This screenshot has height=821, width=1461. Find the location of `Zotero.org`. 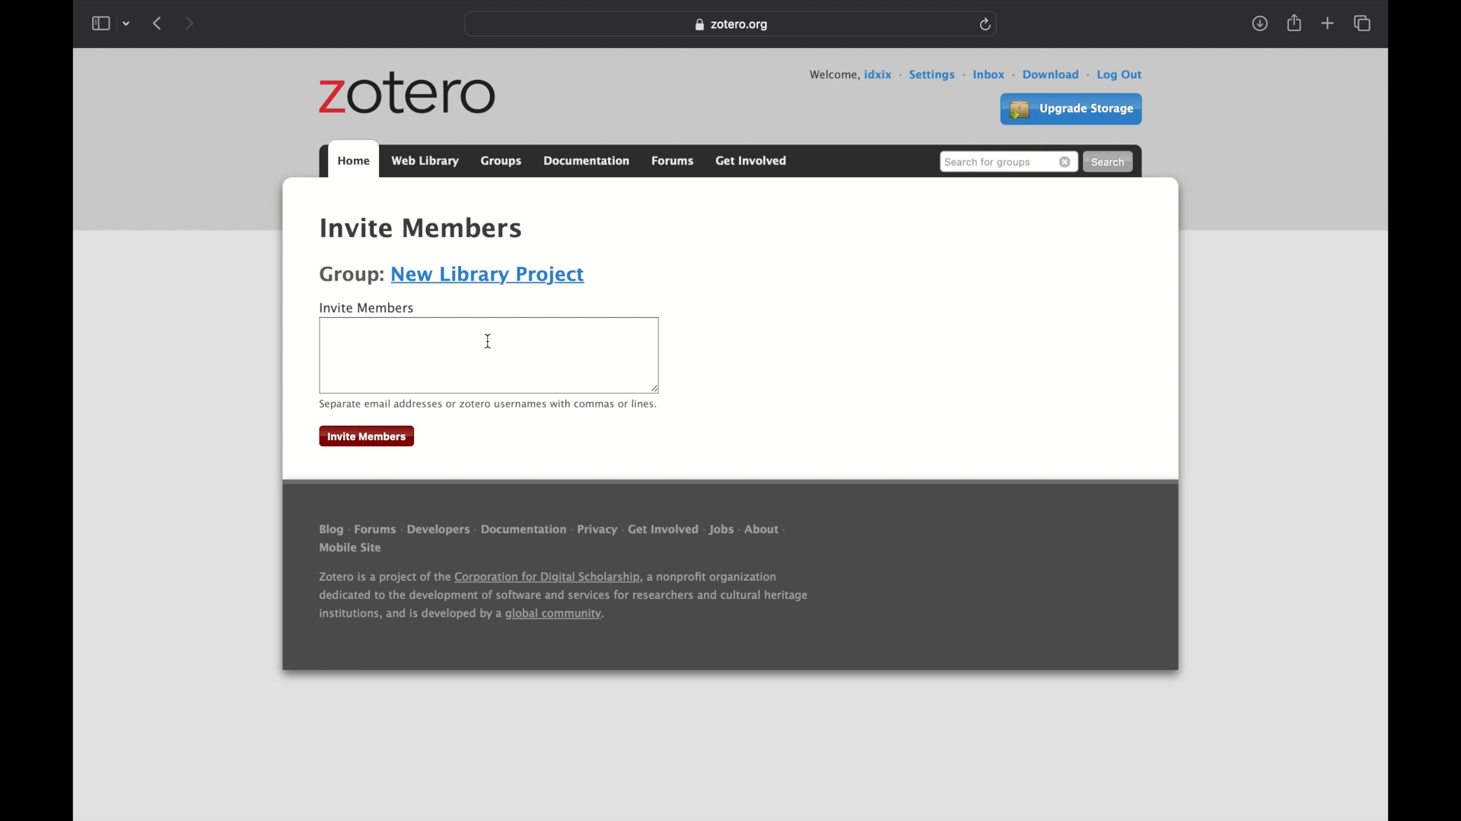

Zotero.org is located at coordinates (732, 25).